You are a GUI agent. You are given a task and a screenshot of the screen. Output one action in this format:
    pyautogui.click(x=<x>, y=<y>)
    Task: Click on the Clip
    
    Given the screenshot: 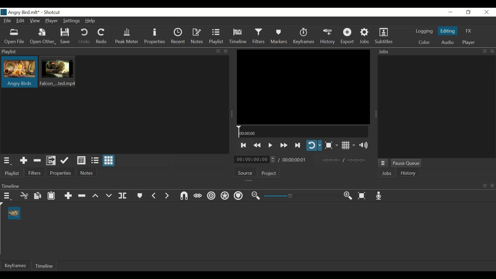 What is the action you would take?
    pyautogui.click(x=19, y=73)
    